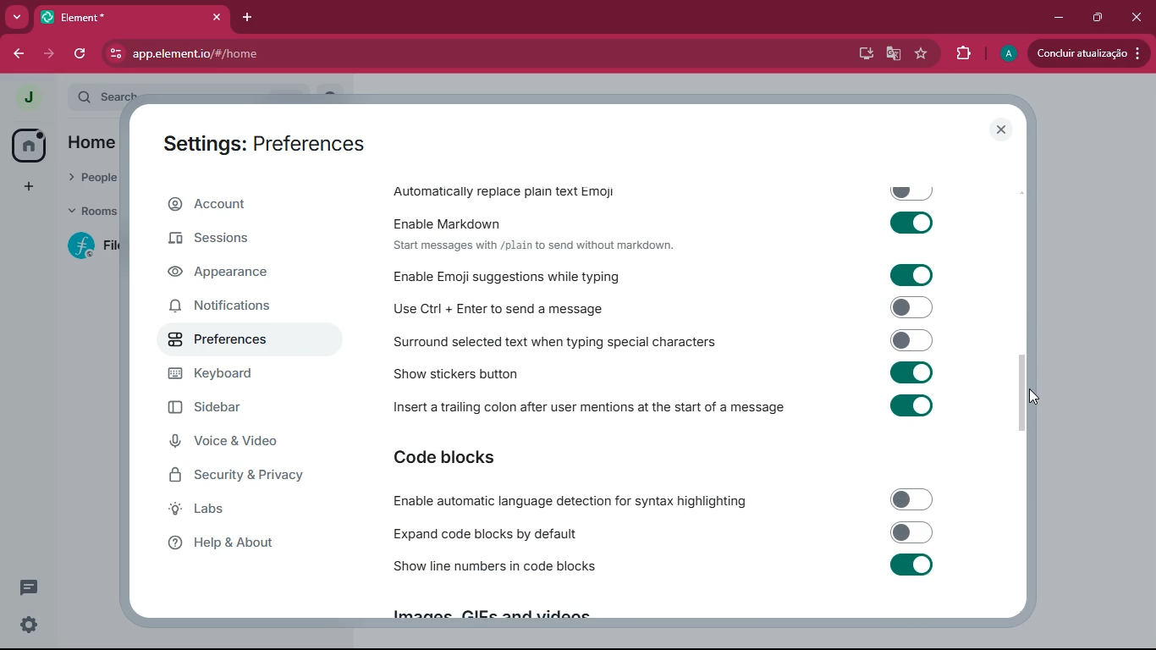 The width and height of the screenshot is (1156, 650). What do you see at coordinates (235, 407) in the screenshot?
I see `sidebar` at bounding box center [235, 407].